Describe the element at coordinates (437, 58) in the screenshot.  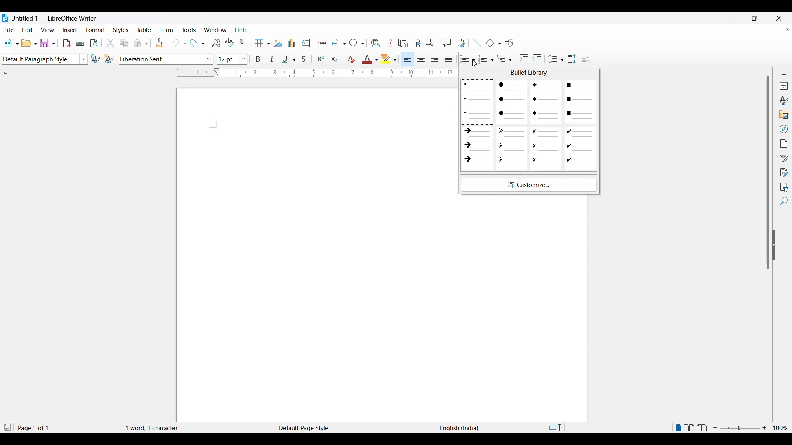
I see `align right` at that location.